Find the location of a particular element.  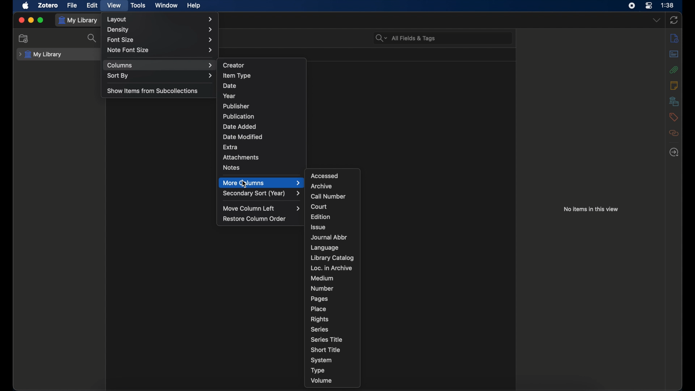

restore column order is located at coordinates (254, 219).